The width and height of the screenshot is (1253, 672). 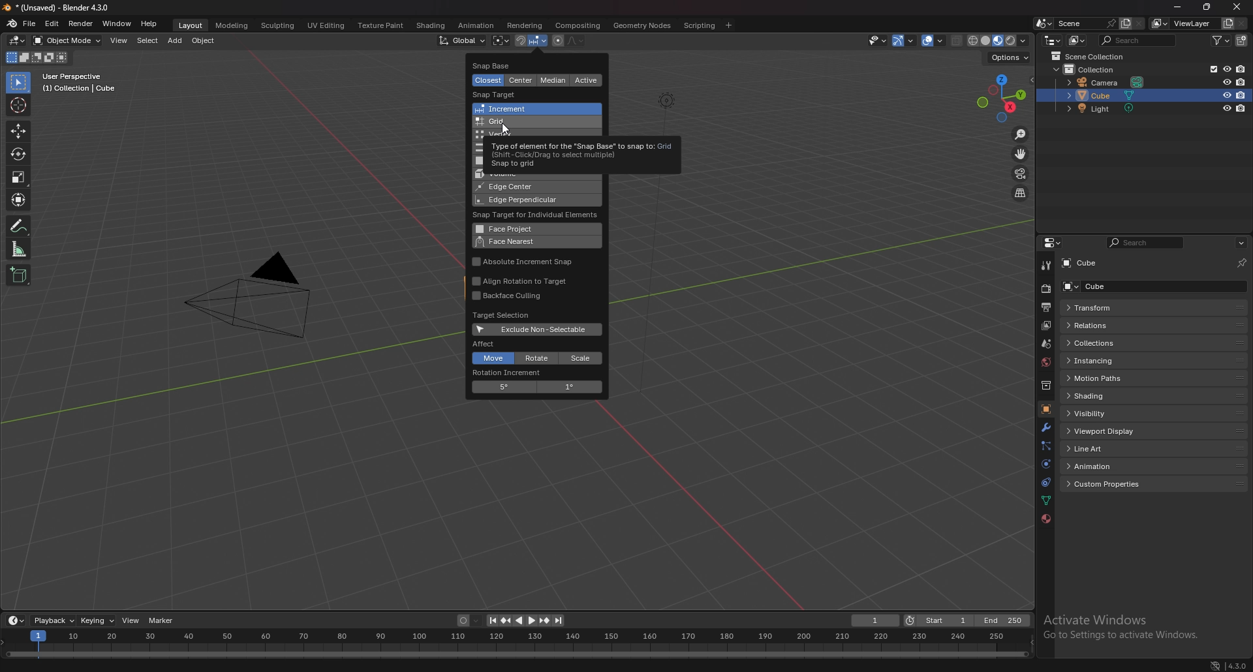 I want to click on search, so click(x=1147, y=243).